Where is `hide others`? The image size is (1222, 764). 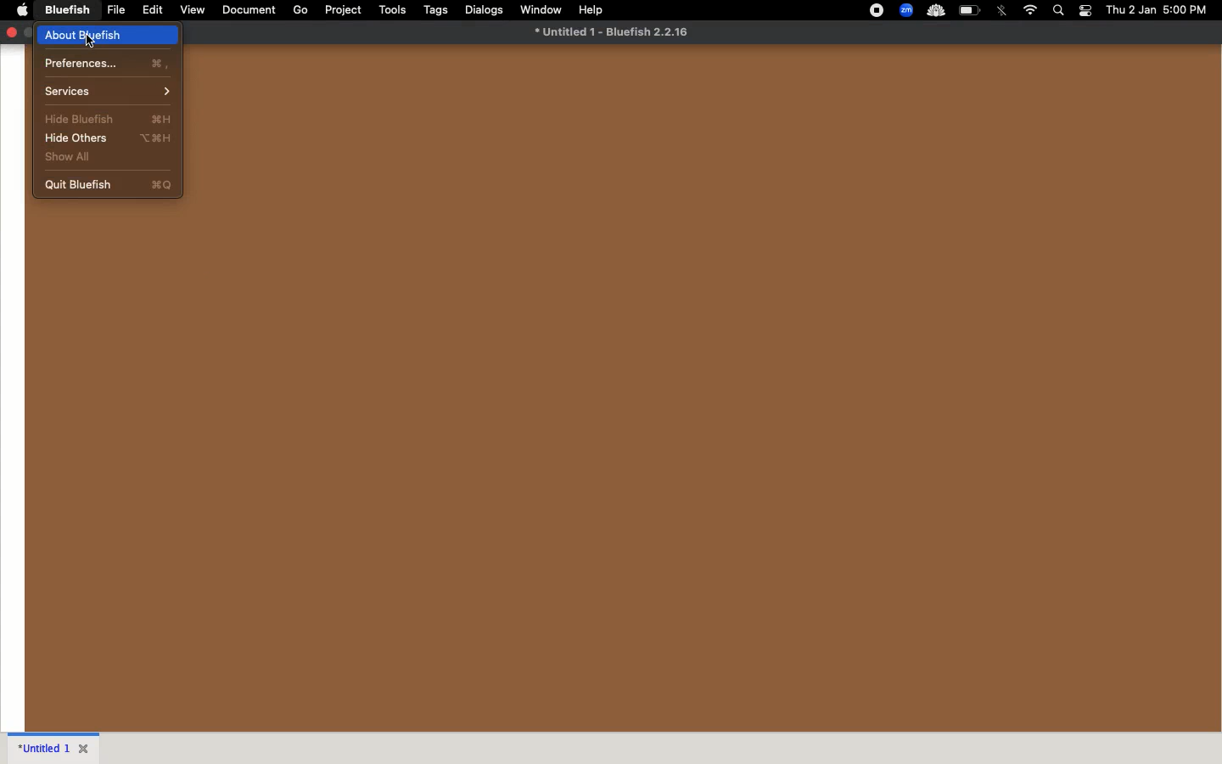 hide others is located at coordinates (110, 138).